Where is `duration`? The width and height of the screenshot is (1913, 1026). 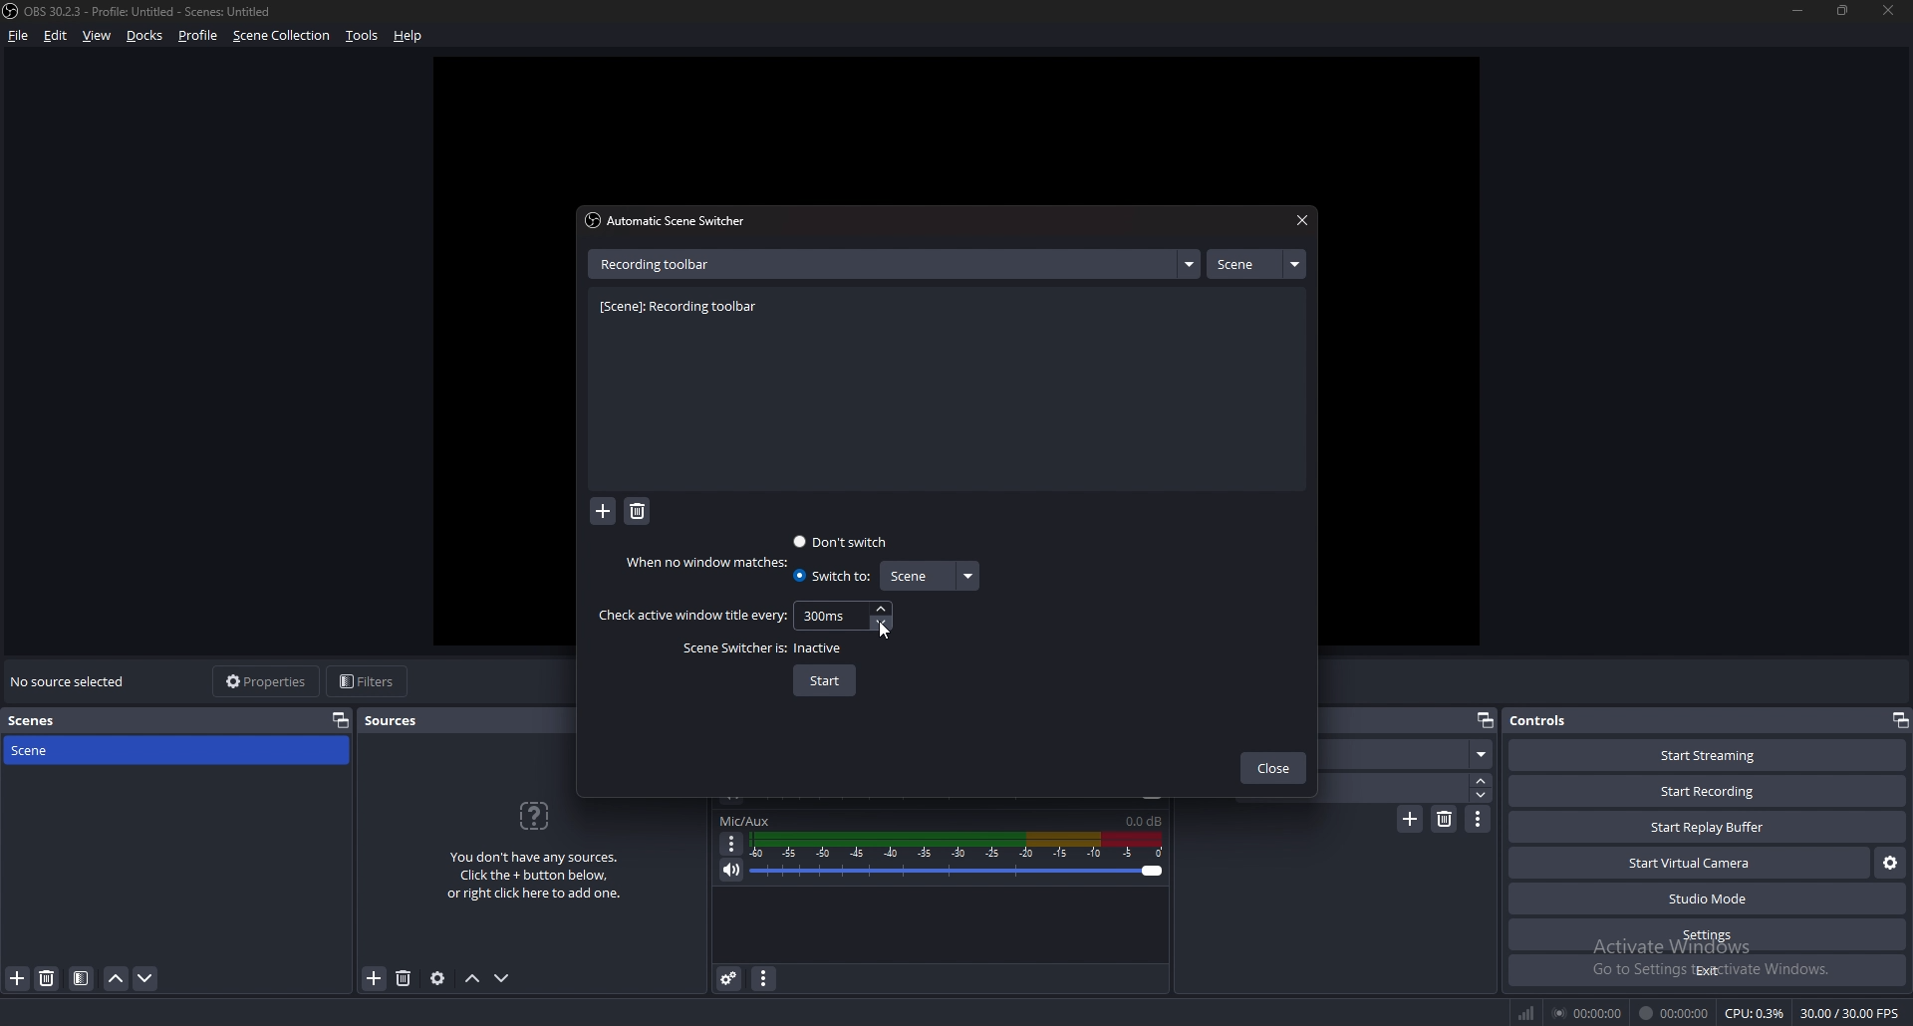 duration is located at coordinates (1405, 787).